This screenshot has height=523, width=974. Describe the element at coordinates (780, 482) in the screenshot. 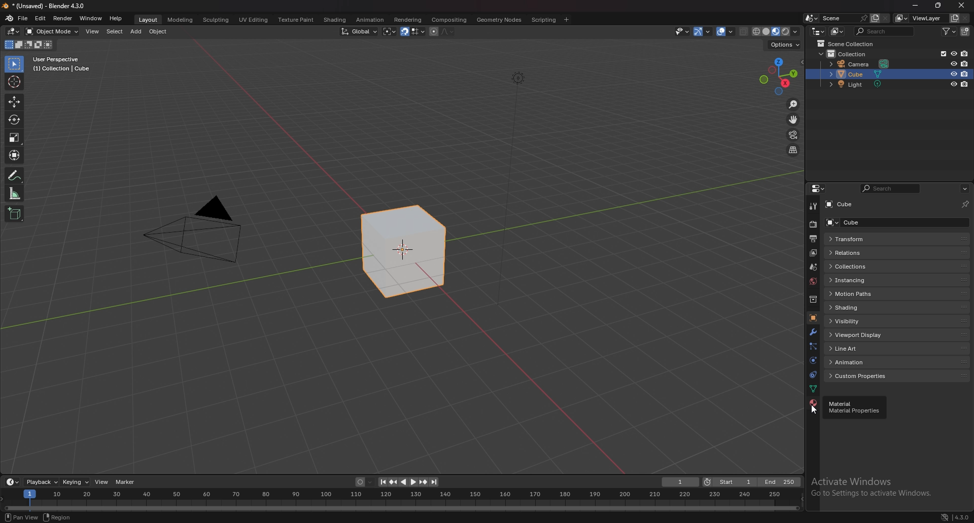

I see `end 250` at that location.